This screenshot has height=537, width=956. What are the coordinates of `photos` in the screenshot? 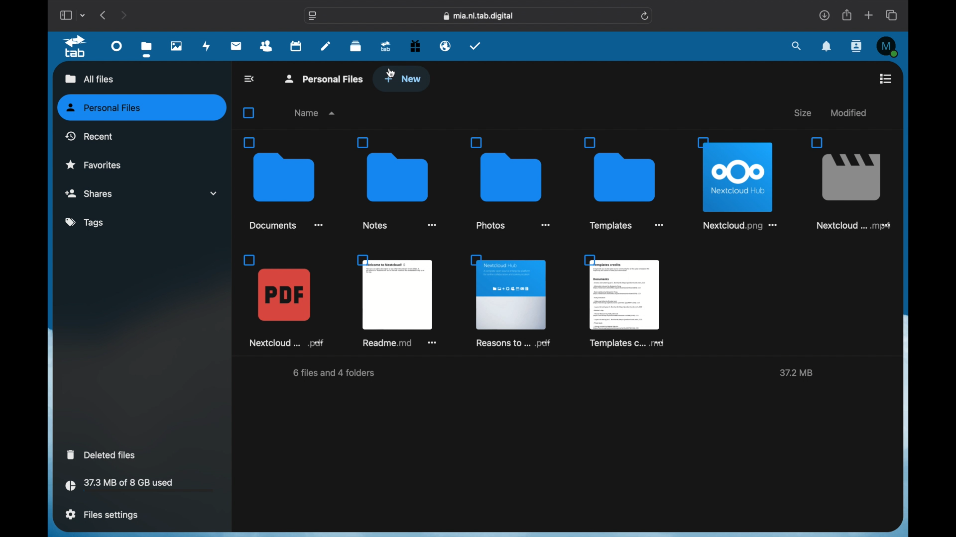 It's located at (177, 46).